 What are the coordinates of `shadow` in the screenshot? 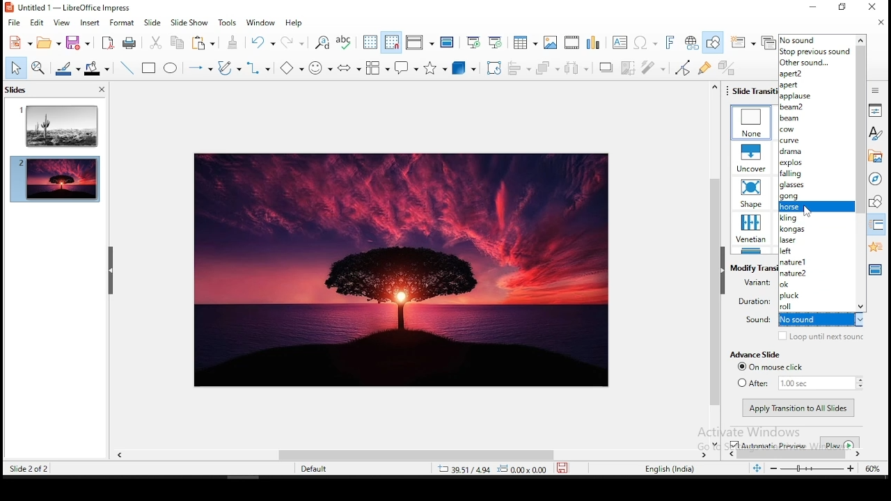 It's located at (606, 67).